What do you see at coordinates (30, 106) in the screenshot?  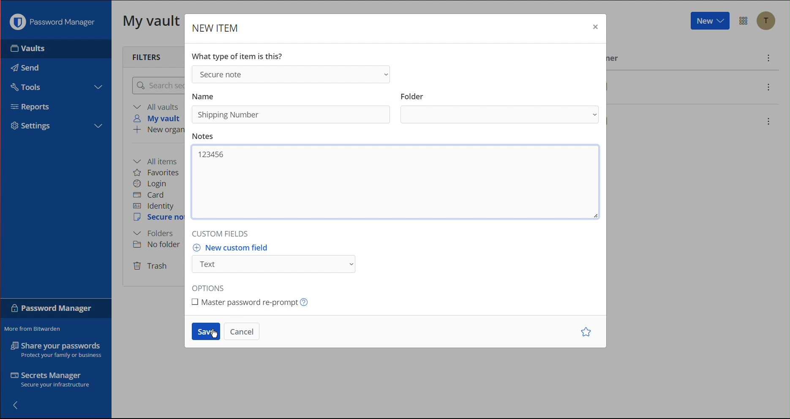 I see `Reports` at bounding box center [30, 106].